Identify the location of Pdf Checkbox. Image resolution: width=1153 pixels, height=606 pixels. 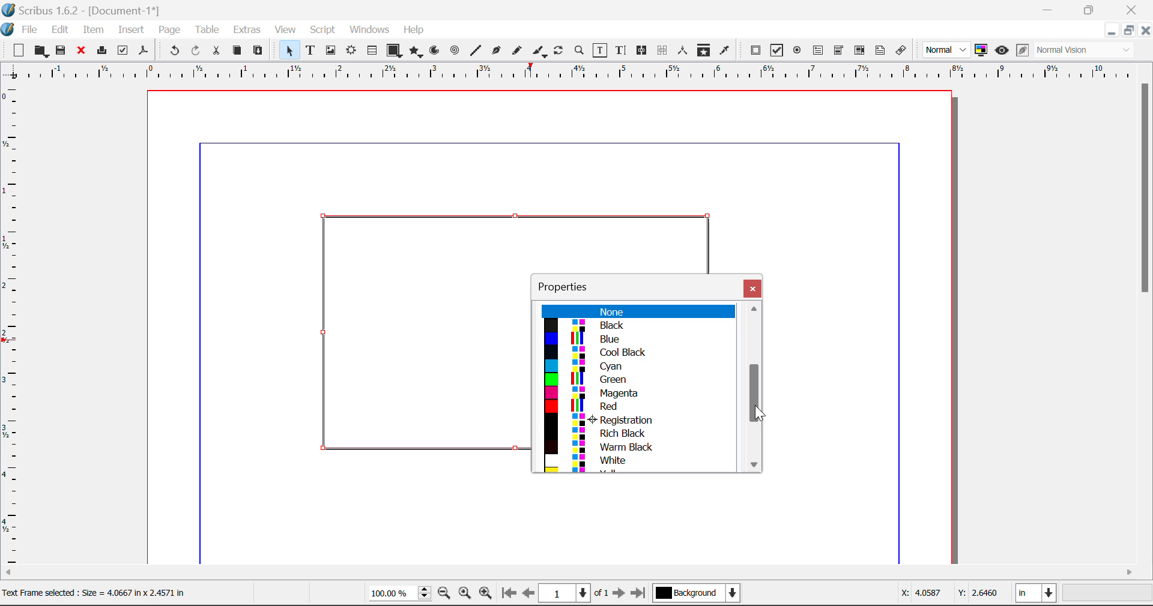
(777, 50).